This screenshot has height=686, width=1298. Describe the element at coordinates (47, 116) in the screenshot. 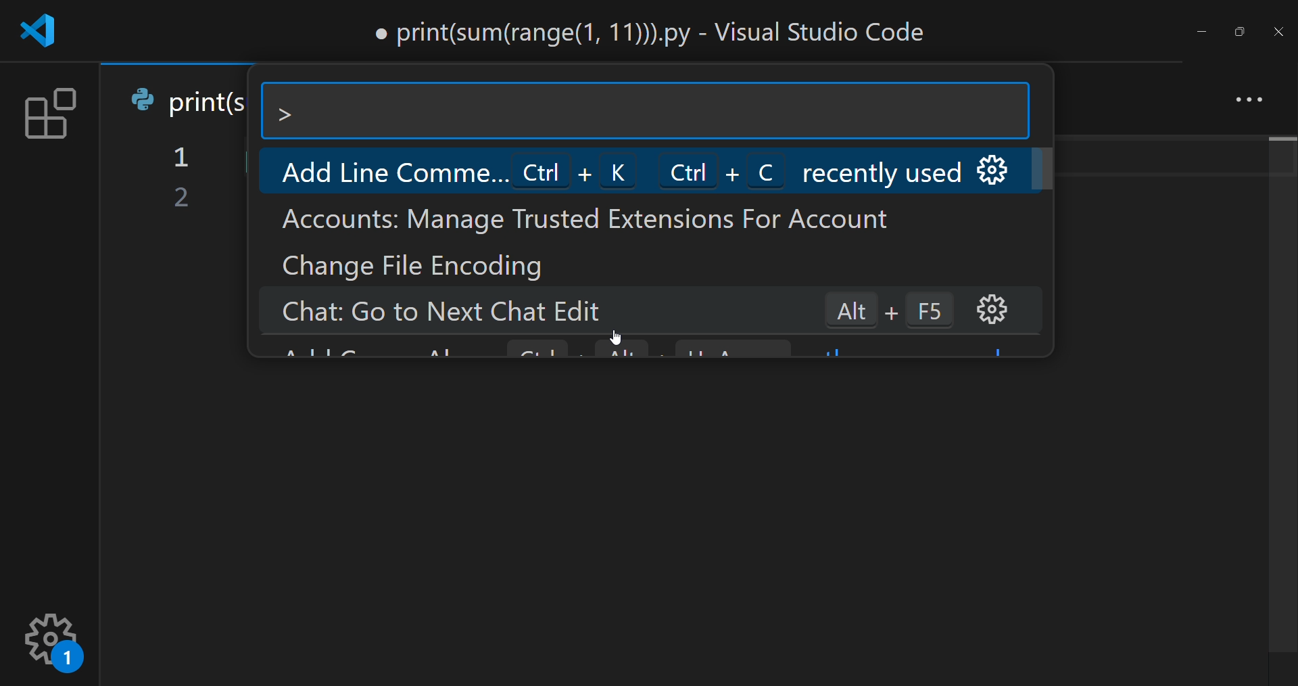

I see `extension` at that location.